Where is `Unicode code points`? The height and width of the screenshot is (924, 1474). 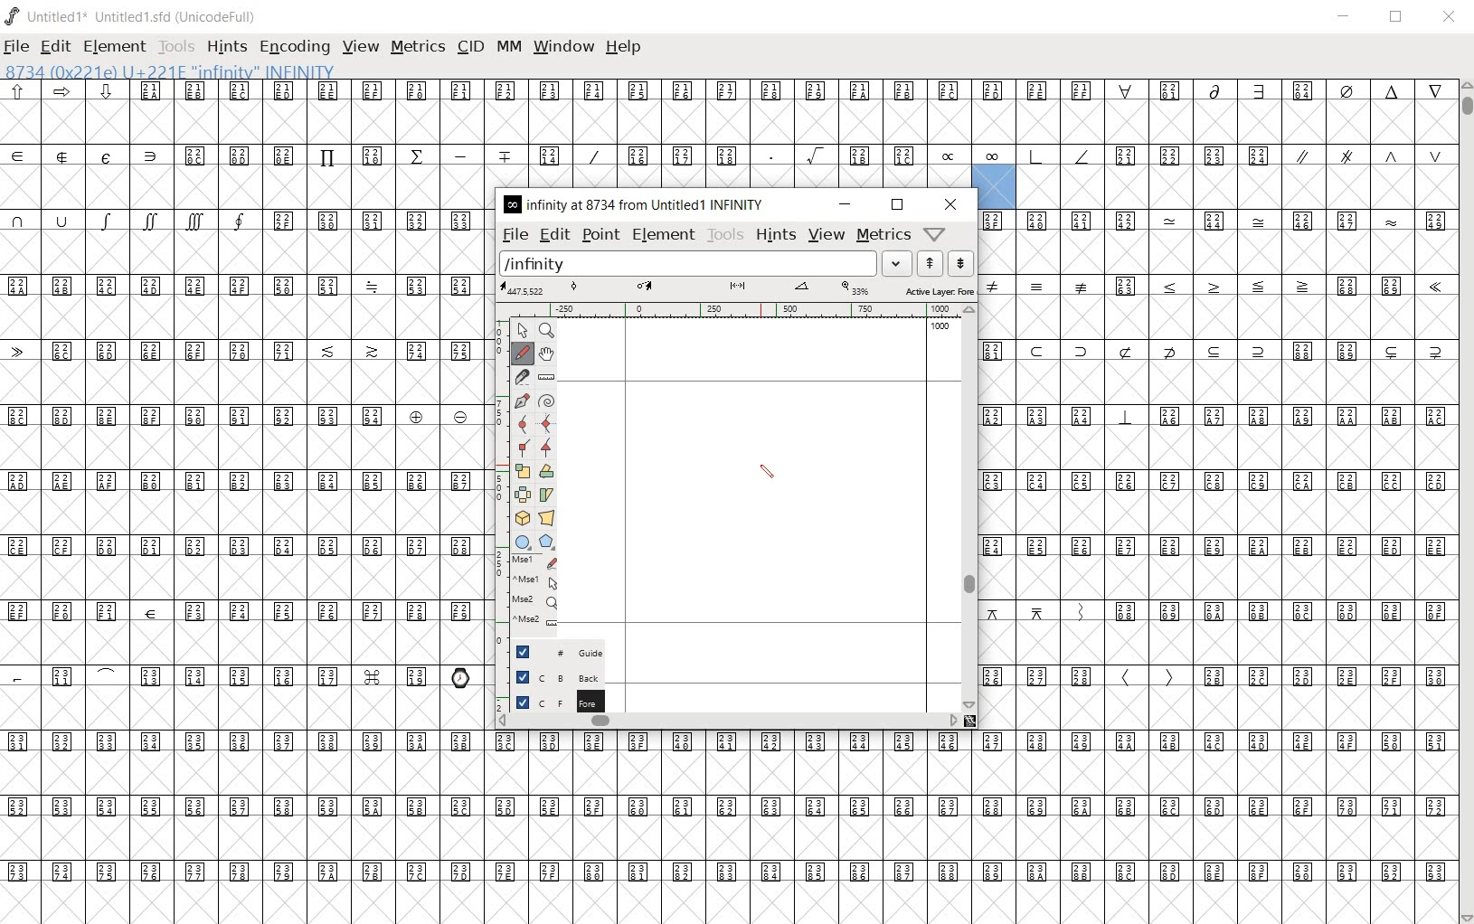 Unicode code points is located at coordinates (1219, 481).